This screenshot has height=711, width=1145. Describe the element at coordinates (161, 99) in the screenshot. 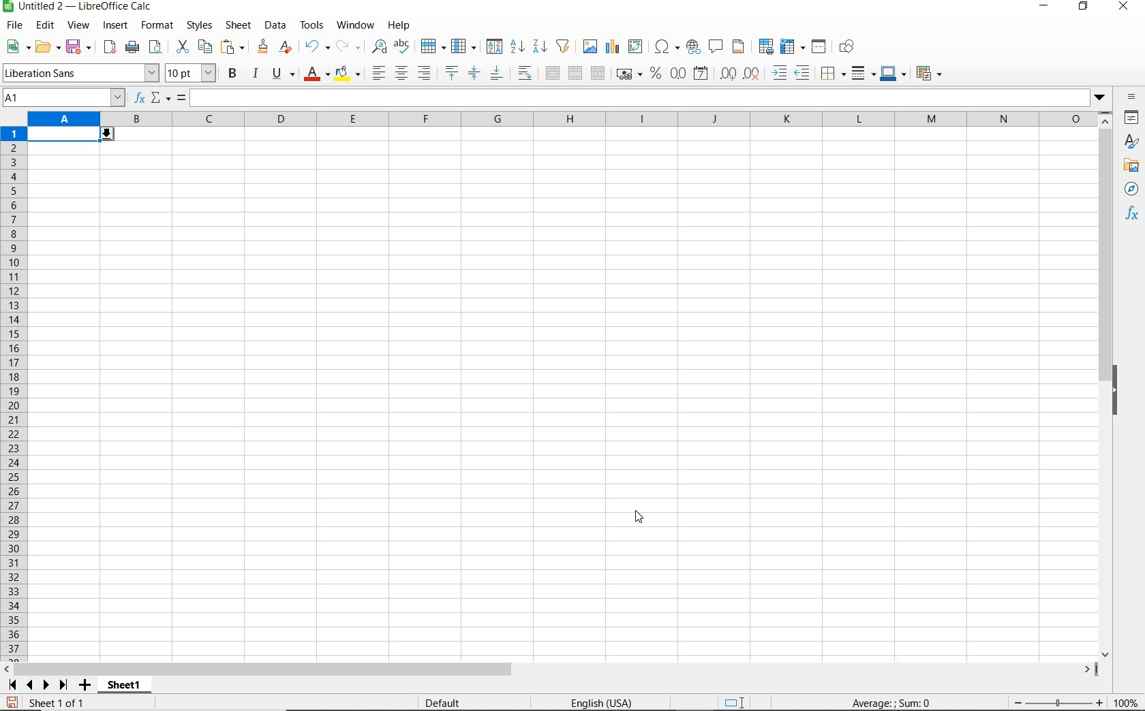

I see `select function` at that location.